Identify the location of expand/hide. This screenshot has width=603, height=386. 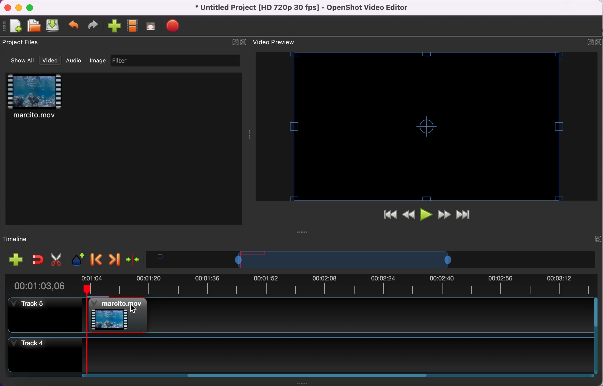
(590, 242).